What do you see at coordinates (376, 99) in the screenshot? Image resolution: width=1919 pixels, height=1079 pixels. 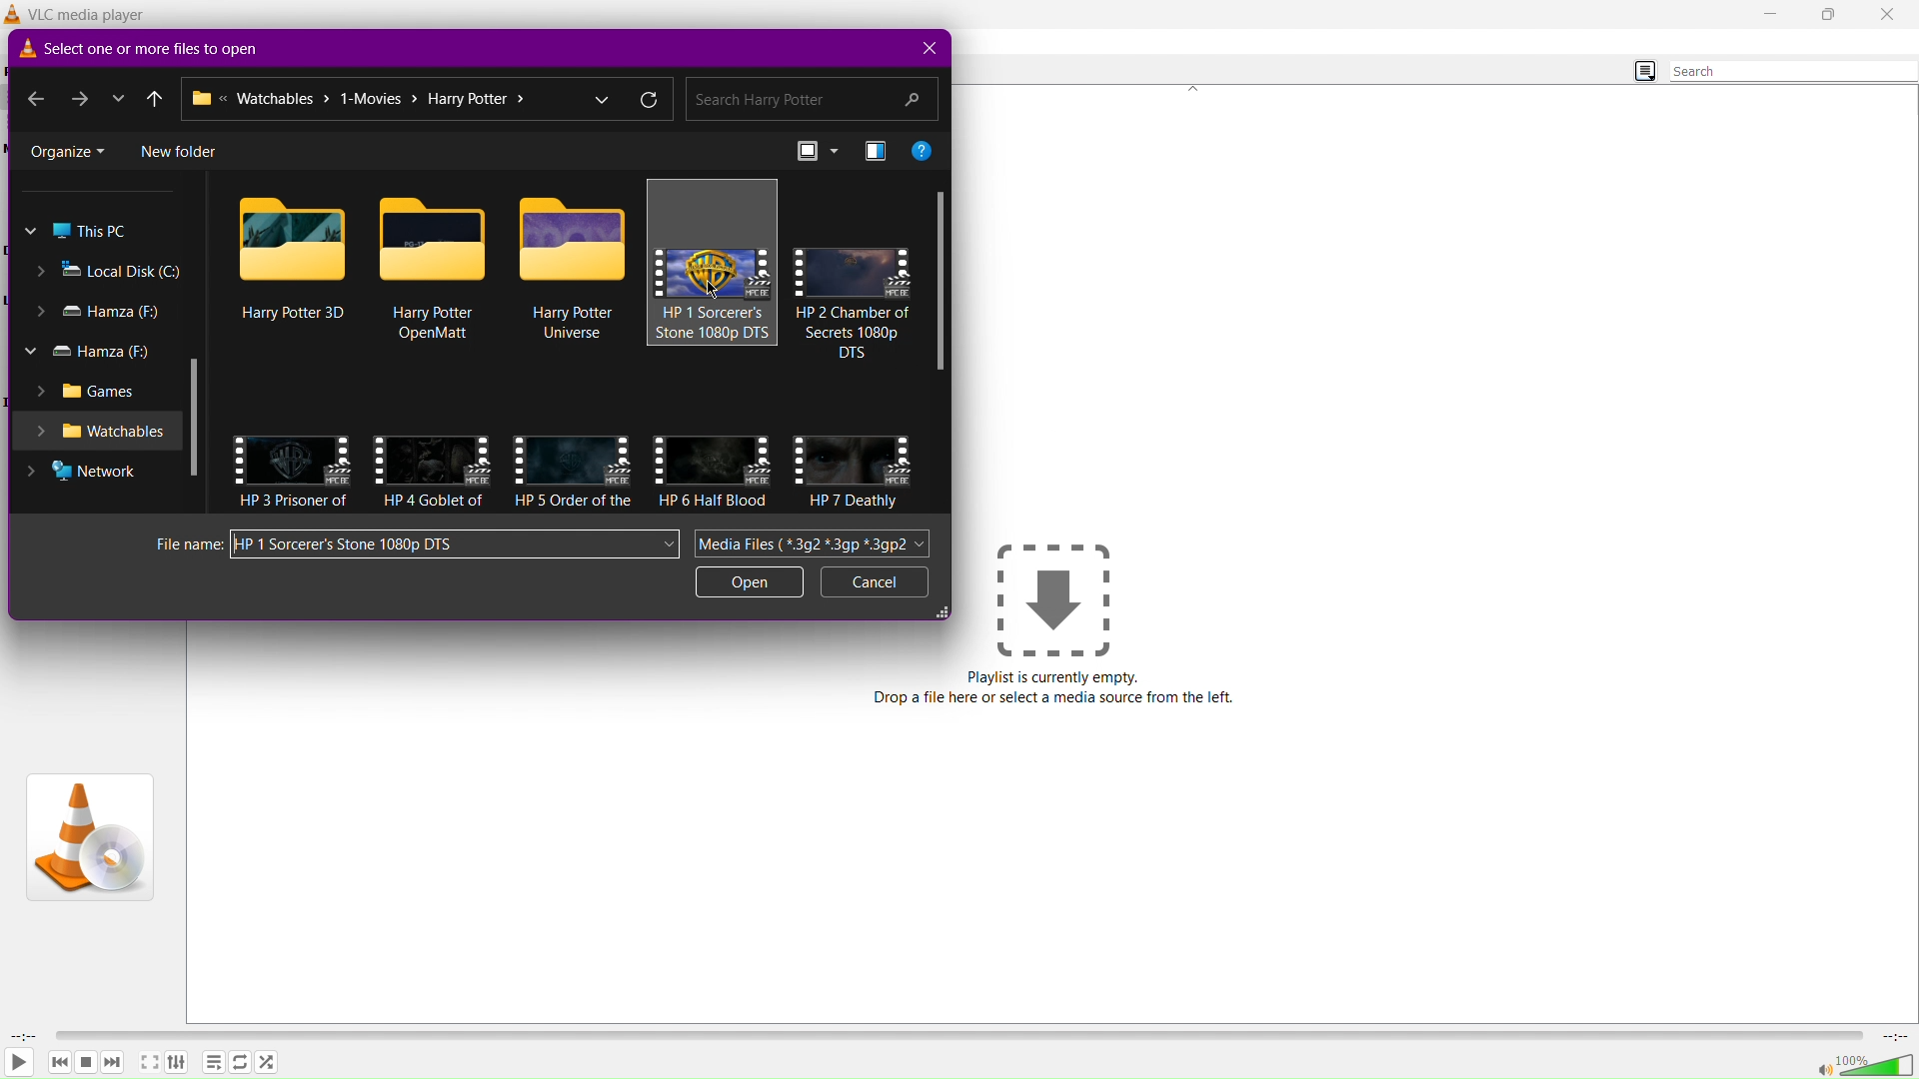 I see `Address Bar` at bounding box center [376, 99].